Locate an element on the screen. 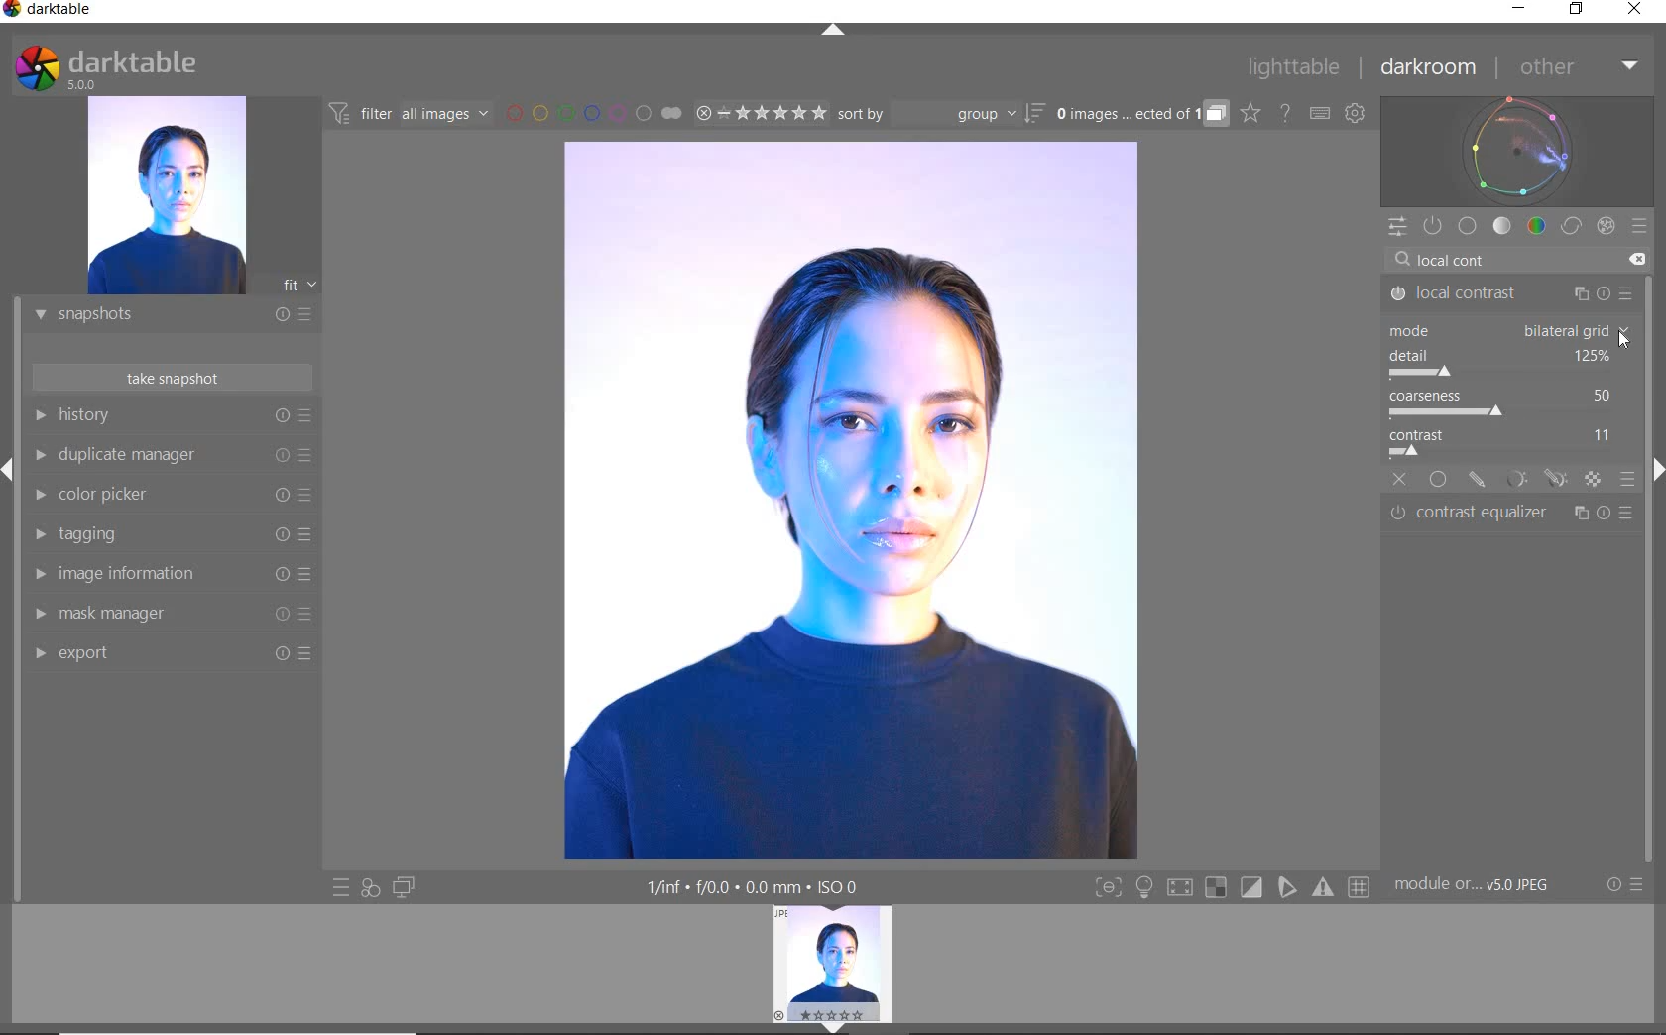 This screenshot has width=1666, height=1035. Button is located at coordinates (1216, 888).